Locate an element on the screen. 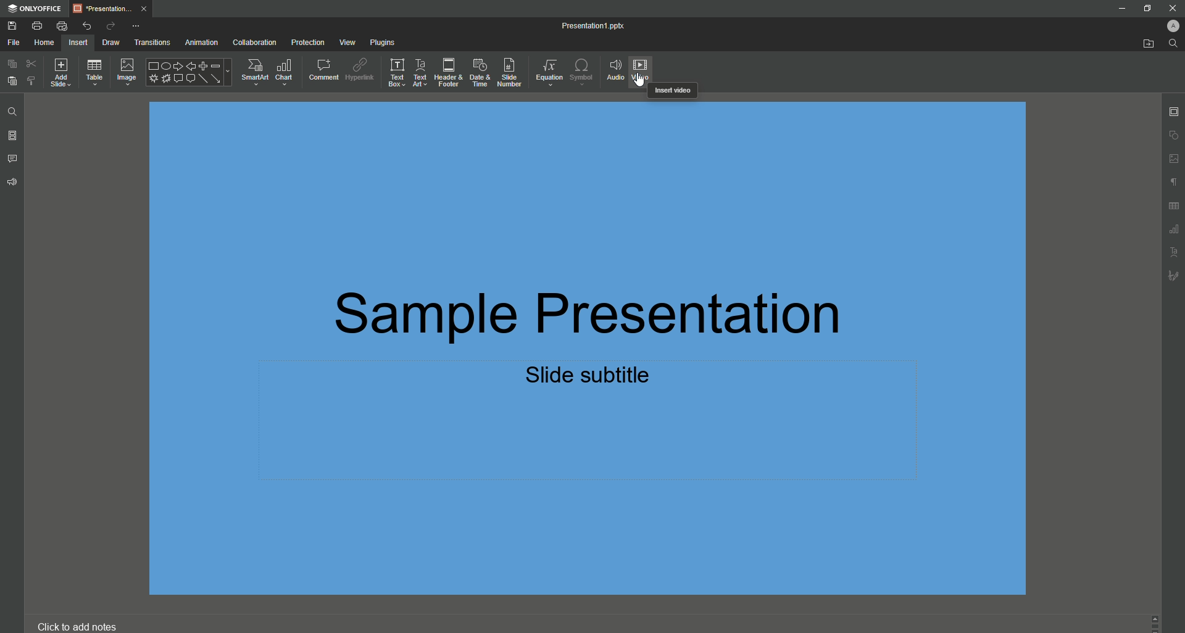  Date and Time is located at coordinates (477, 71).